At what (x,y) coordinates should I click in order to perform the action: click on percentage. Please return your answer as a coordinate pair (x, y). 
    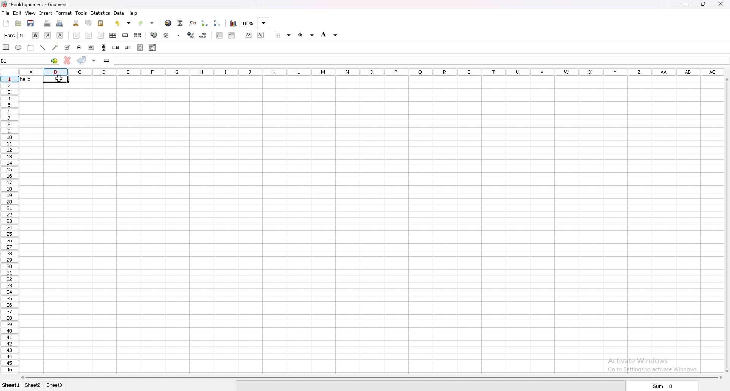
    Looking at the image, I should click on (167, 35).